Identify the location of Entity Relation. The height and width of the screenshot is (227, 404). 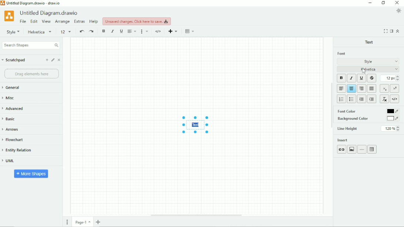
(17, 150).